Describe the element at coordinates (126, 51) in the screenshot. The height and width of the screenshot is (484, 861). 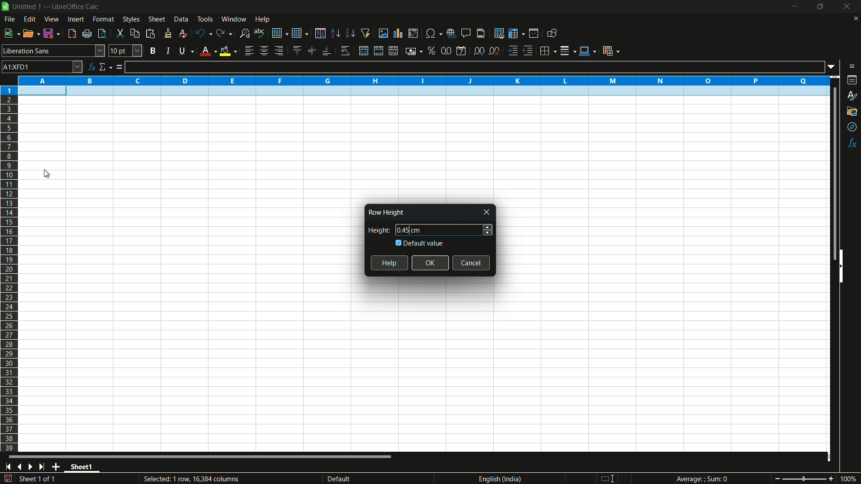
I see `font size` at that location.